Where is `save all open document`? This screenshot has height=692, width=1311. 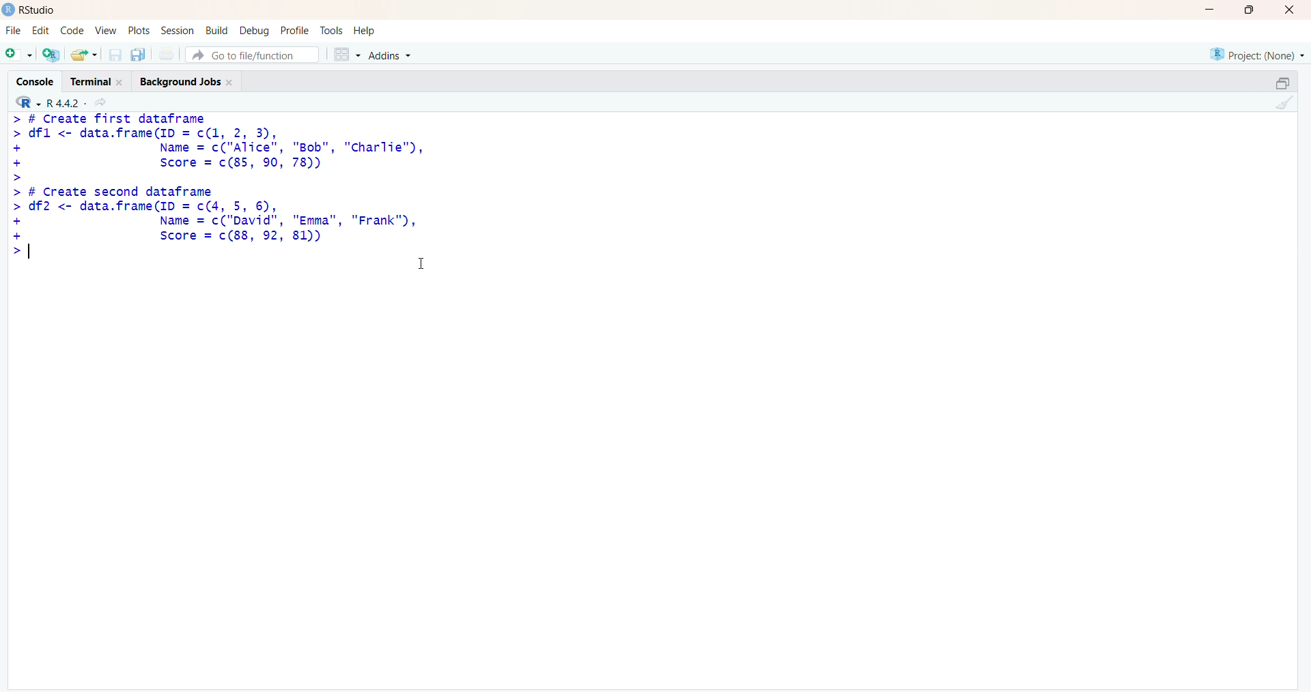 save all open document is located at coordinates (139, 55).